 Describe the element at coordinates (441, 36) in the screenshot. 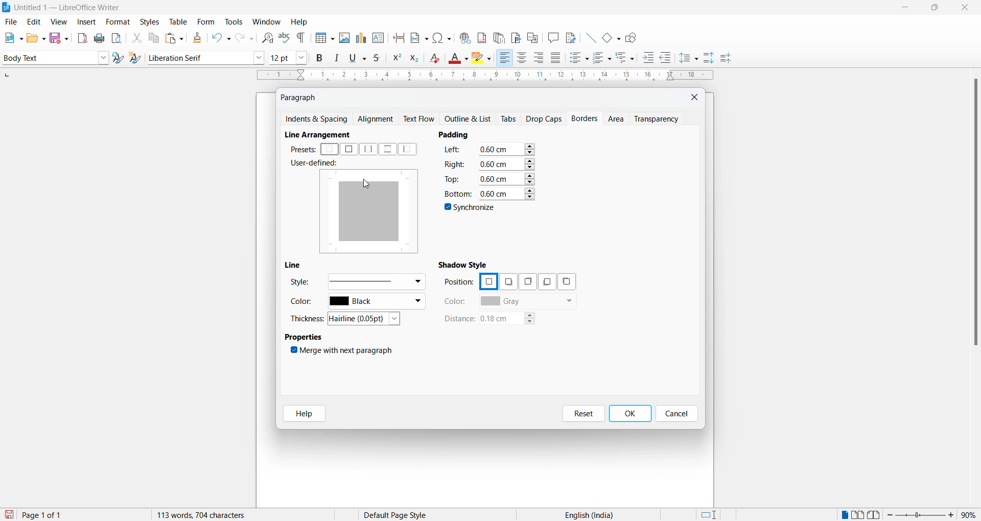

I see `insert special character` at that location.